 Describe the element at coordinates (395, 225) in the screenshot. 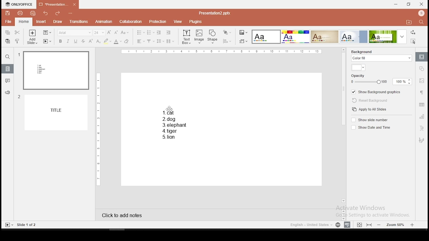

I see `zoom level` at that location.